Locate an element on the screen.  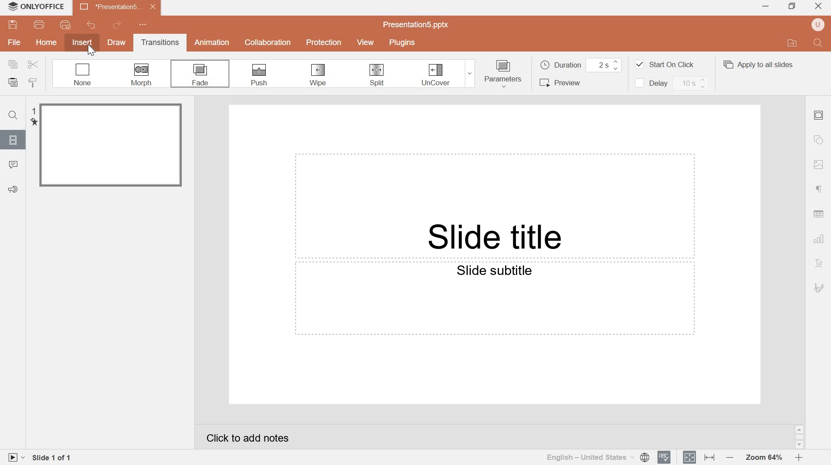
Draw is located at coordinates (116, 43).